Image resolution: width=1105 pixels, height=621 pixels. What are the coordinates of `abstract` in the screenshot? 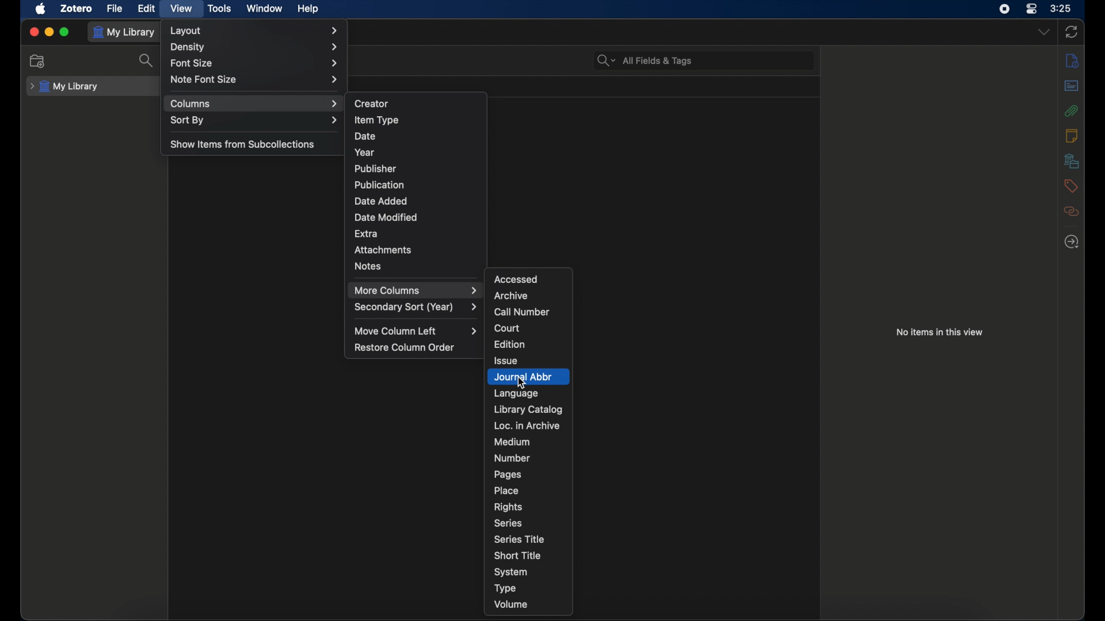 It's located at (1073, 86).